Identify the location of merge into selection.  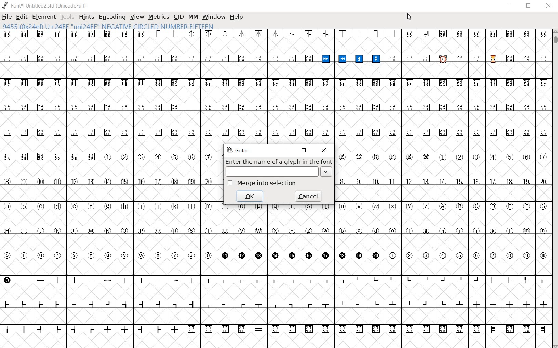
(264, 183).